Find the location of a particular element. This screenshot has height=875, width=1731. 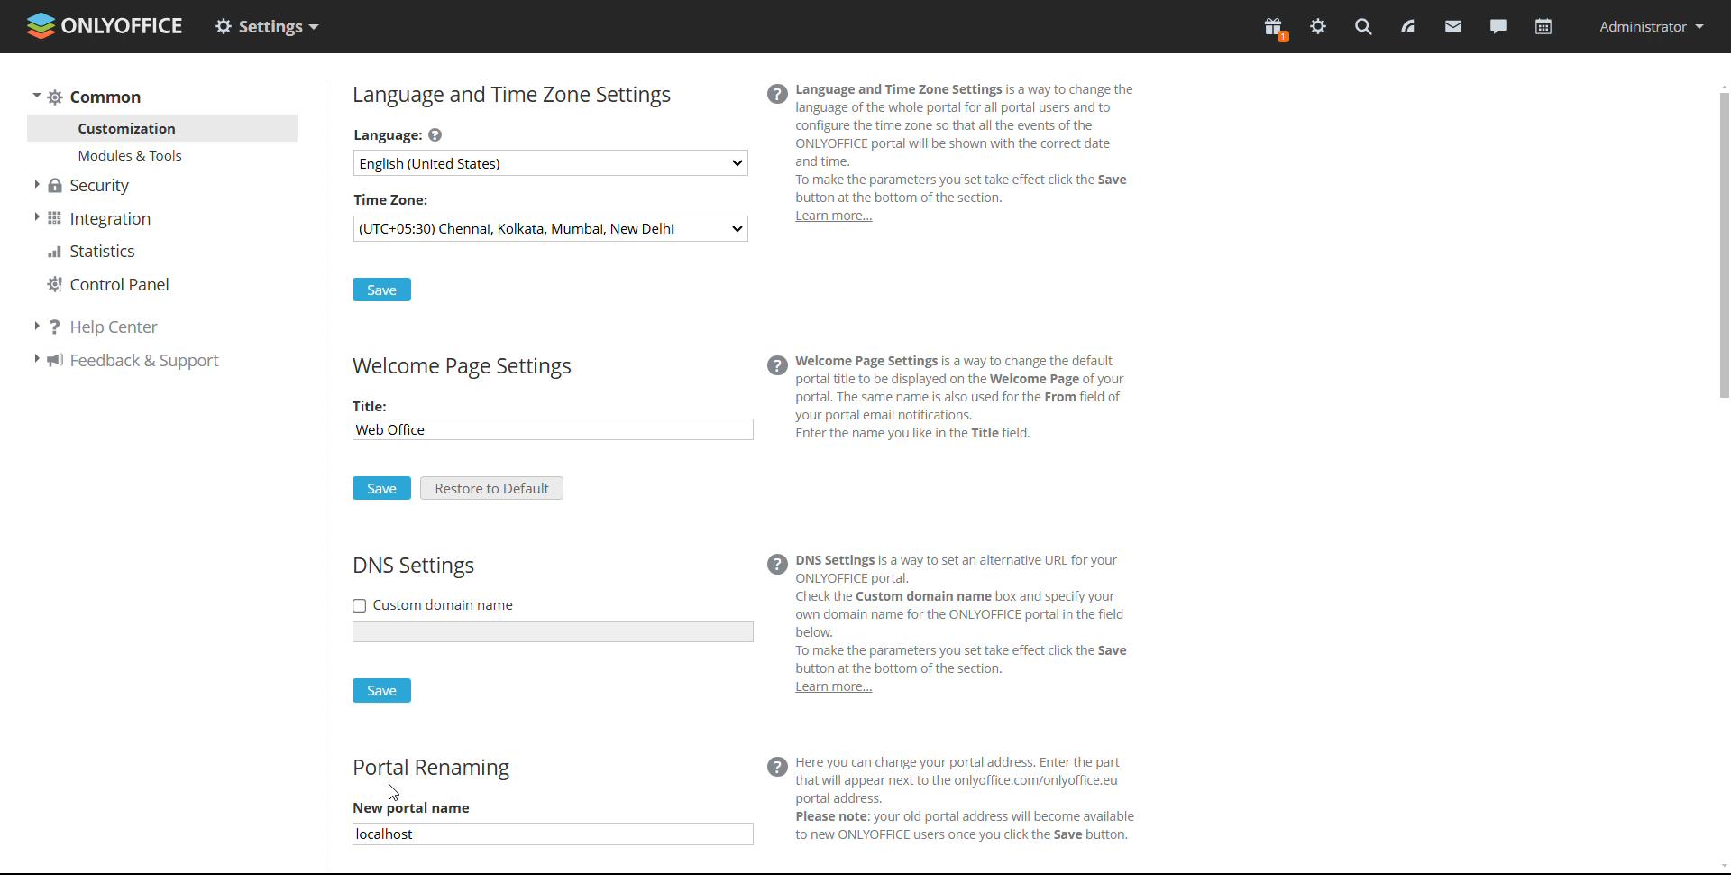

new portal name is located at coordinates (551, 834).